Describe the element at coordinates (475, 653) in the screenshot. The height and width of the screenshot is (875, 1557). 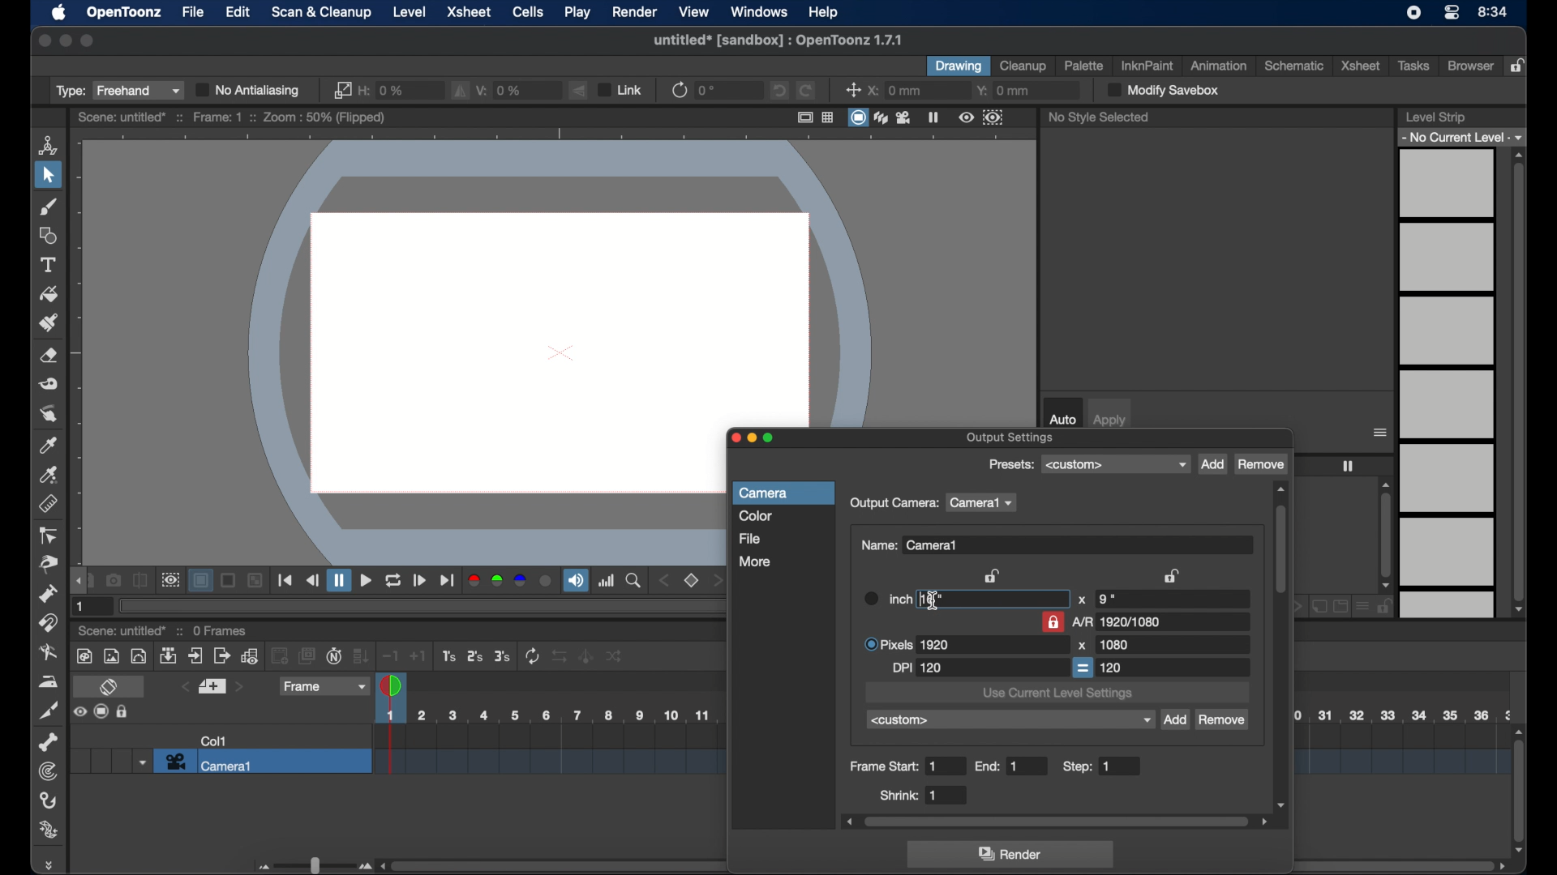
I see `` at that location.